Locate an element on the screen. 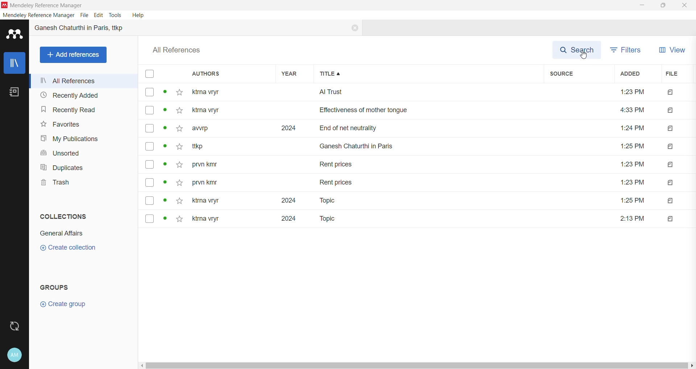  select reference  is located at coordinates (150, 128).